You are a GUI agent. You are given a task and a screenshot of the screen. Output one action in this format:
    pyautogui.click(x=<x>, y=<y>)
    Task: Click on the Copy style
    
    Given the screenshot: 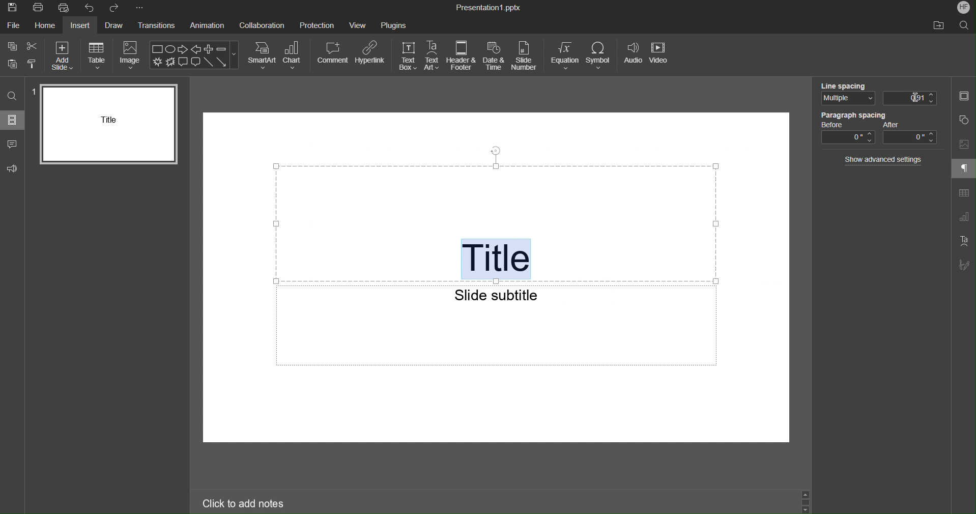 What is the action you would take?
    pyautogui.click(x=34, y=65)
    